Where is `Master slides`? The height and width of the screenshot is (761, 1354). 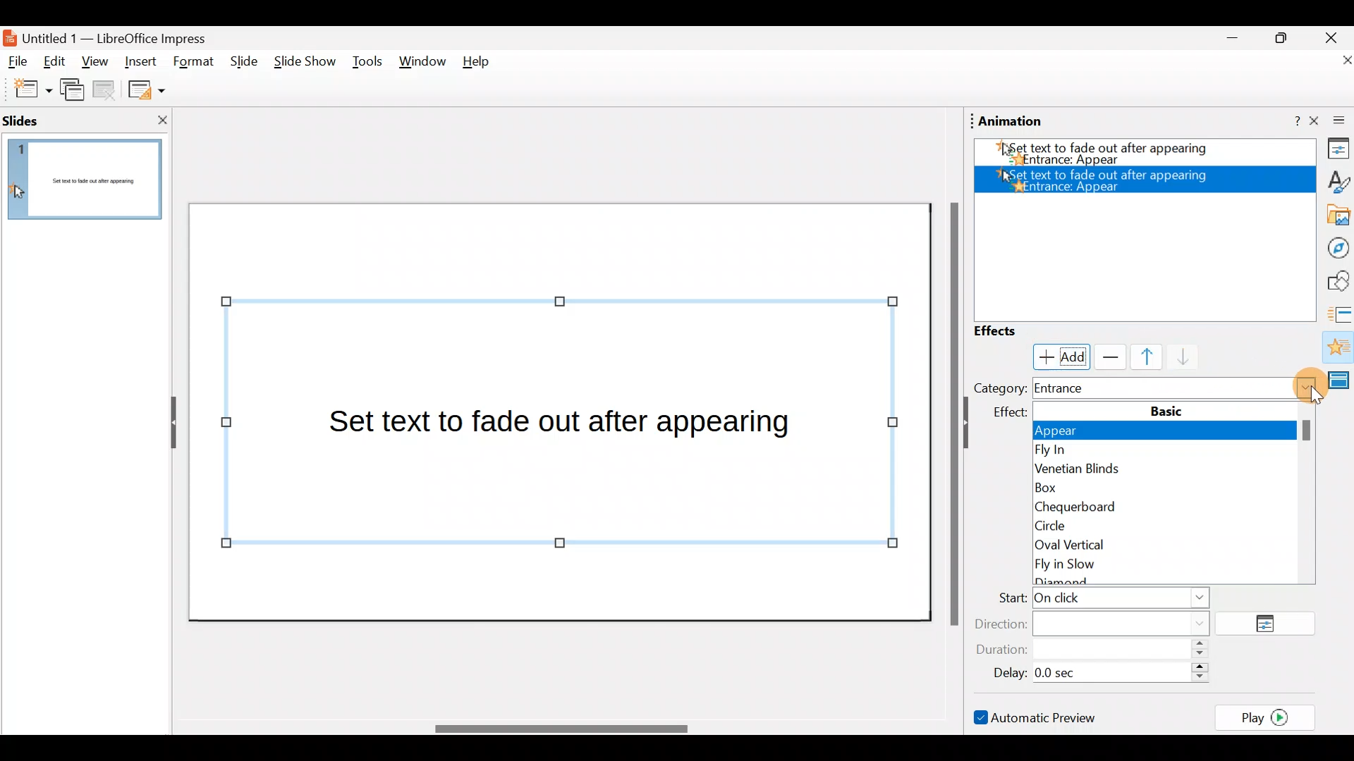 Master slides is located at coordinates (1341, 386).